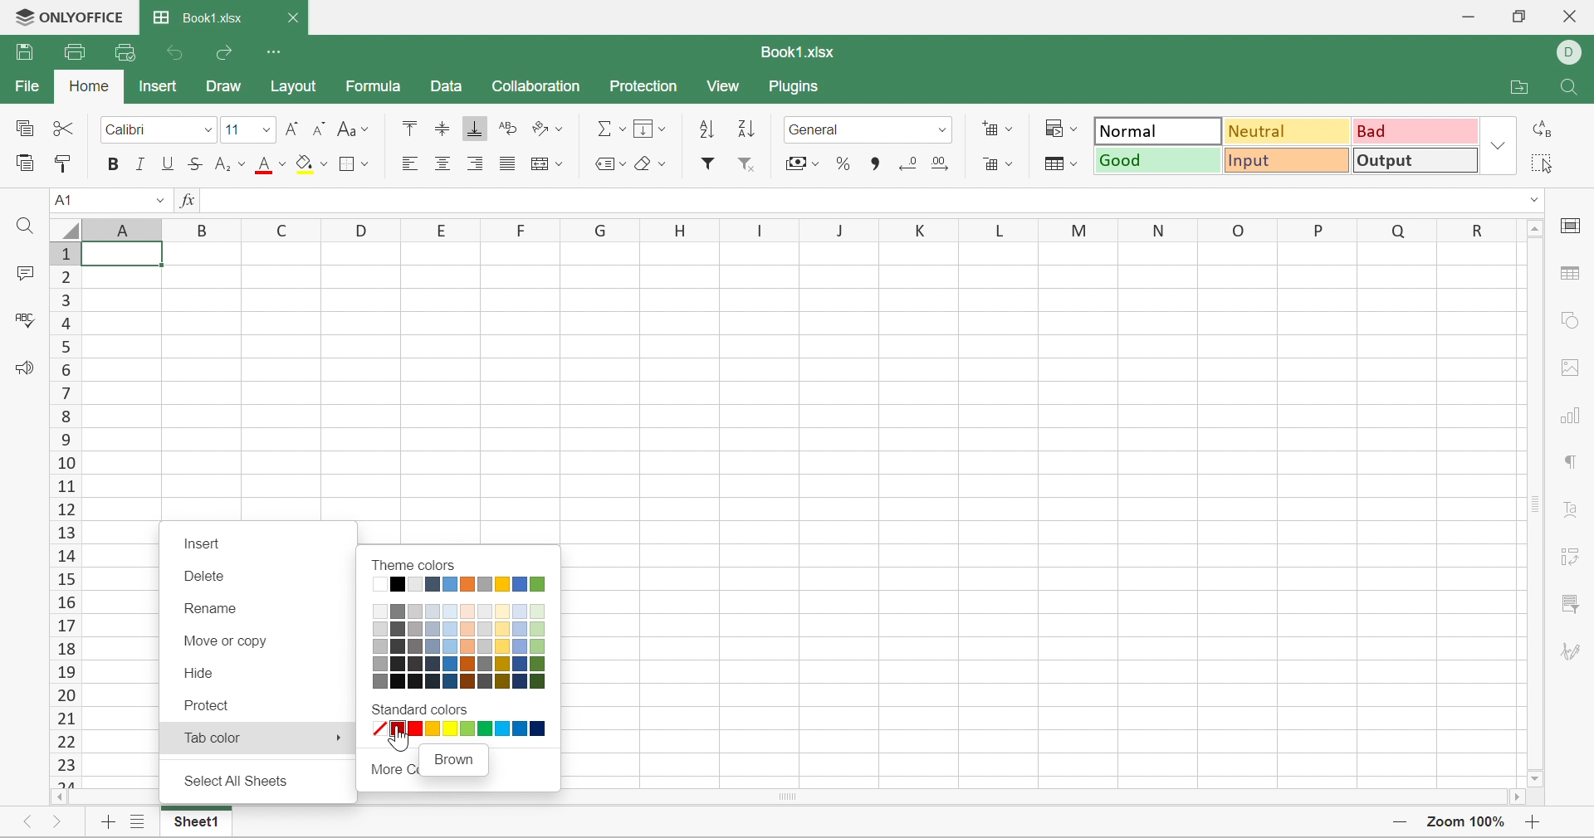  What do you see at coordinates (56, 796) in the screenshot?
I see `Scroll Left` at bounding box center [56, 796].